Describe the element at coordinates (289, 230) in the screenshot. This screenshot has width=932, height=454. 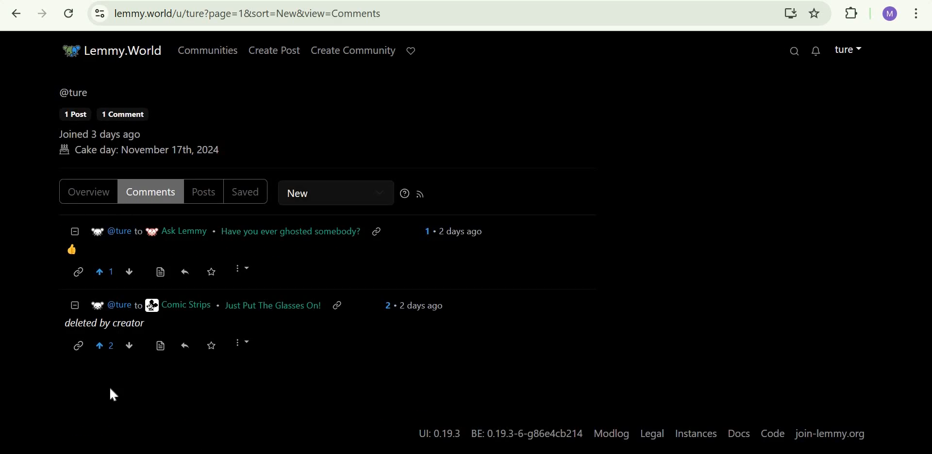
I see `post headline` at that location.